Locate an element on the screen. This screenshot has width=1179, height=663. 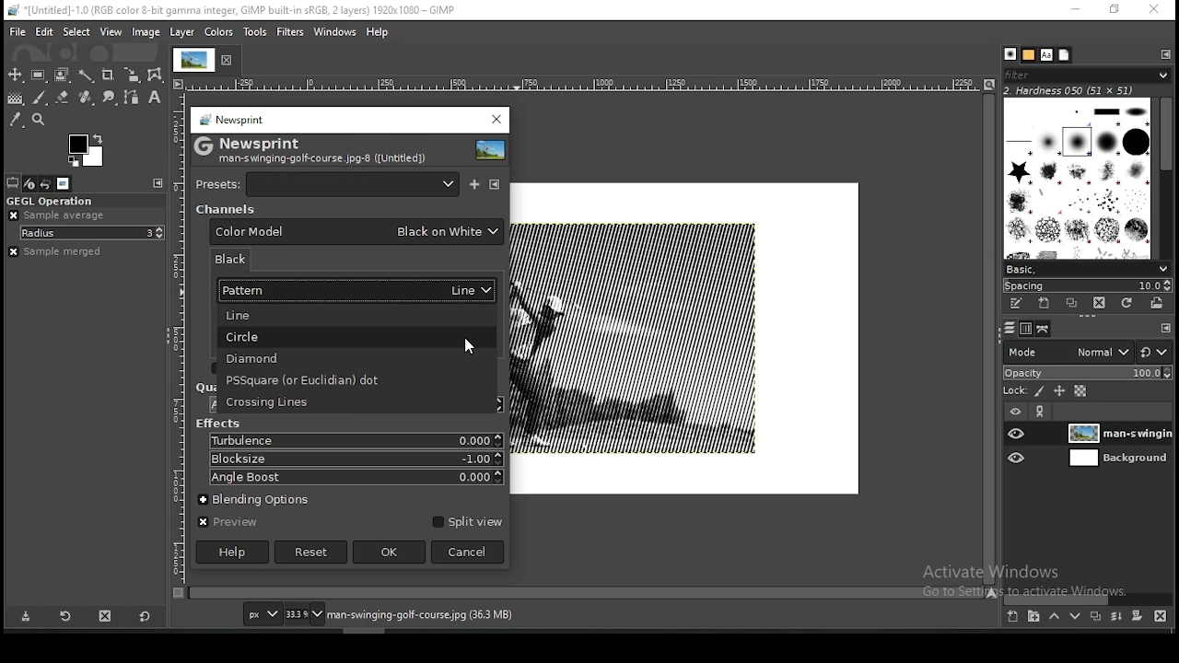
Newsprint man-swinging-golf-course.jpg-8 ([untitled]) is located at coordinates (313, 149).